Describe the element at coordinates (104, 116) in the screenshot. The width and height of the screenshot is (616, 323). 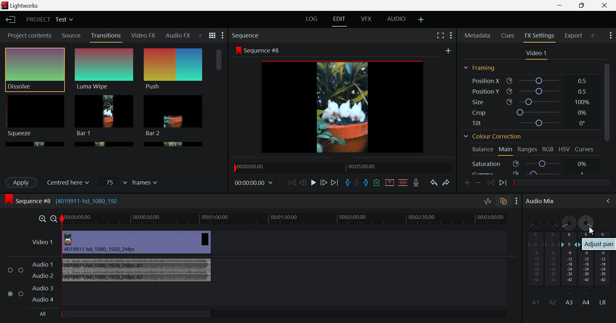
I see `Bar 1` at that location.